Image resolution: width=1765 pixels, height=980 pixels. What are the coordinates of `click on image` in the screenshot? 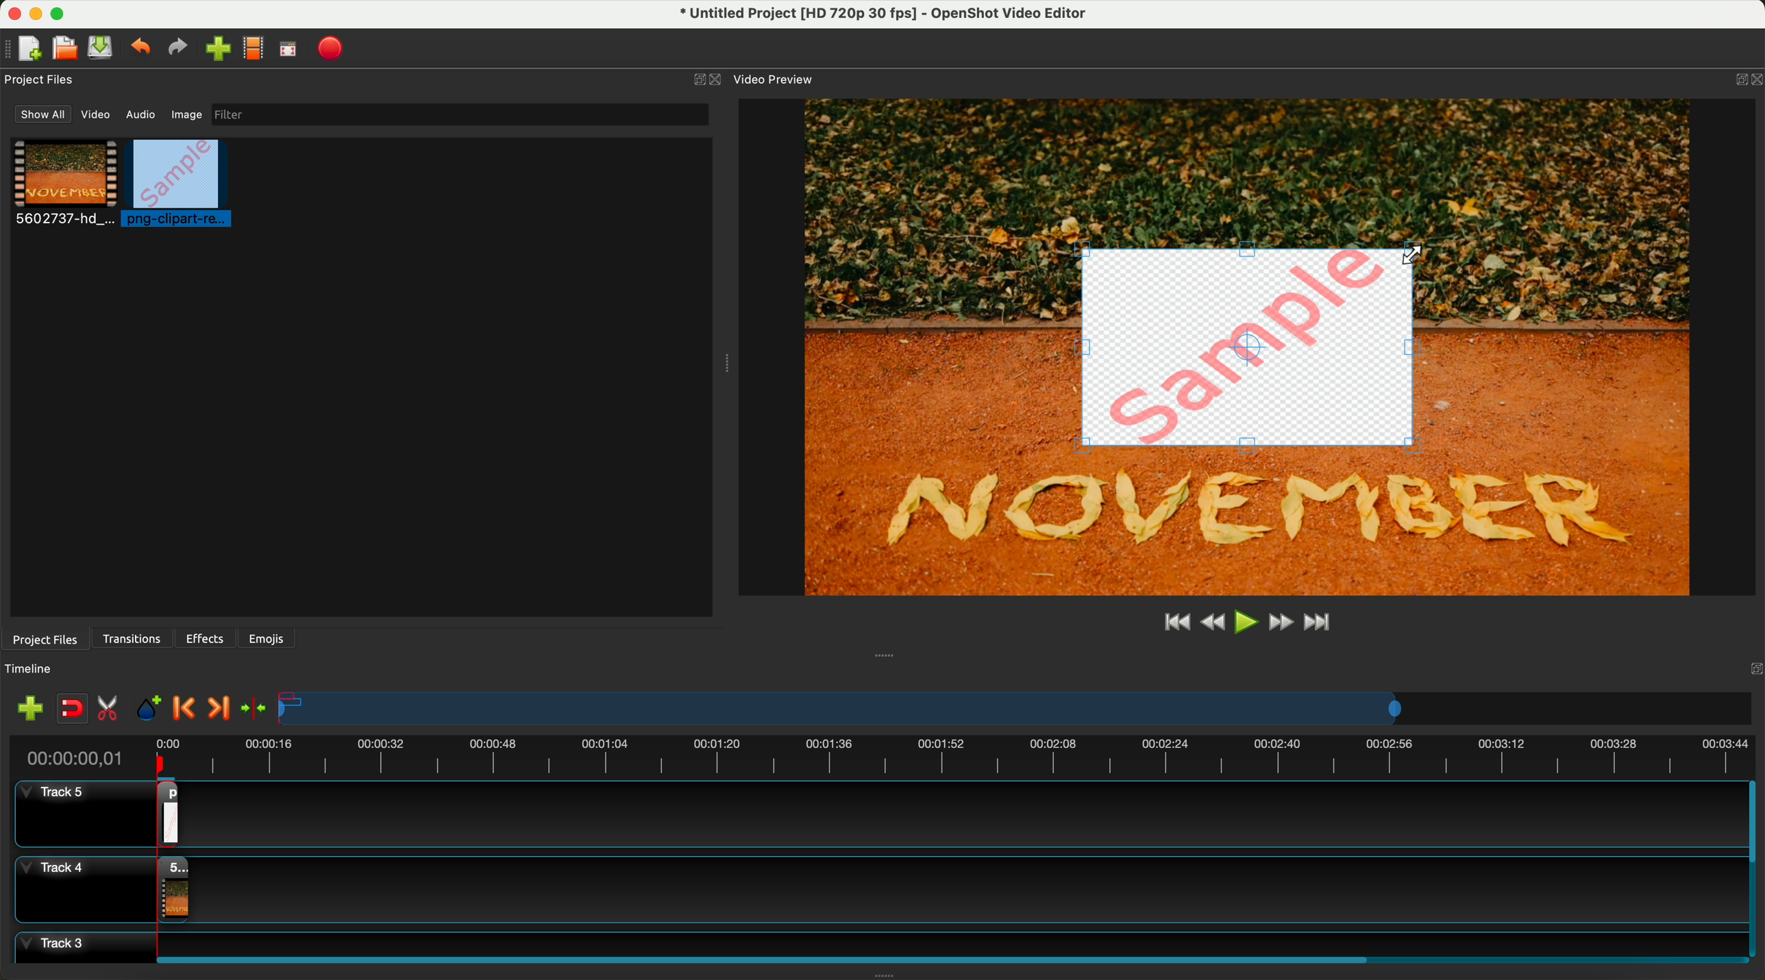 It's located at (181, 185).